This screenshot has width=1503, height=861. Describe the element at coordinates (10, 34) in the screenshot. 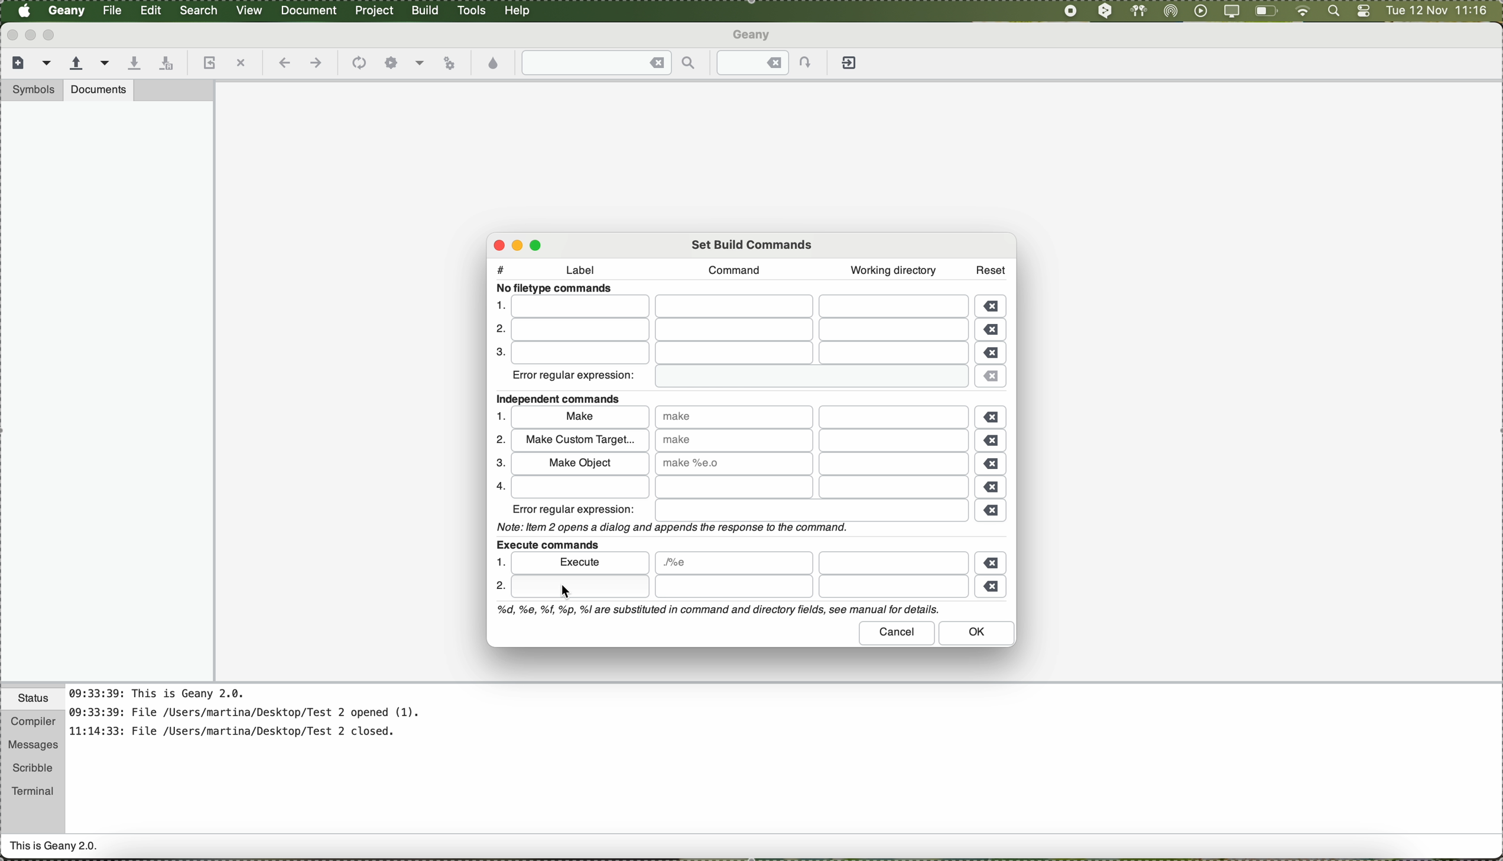

I see `close program` at that location.